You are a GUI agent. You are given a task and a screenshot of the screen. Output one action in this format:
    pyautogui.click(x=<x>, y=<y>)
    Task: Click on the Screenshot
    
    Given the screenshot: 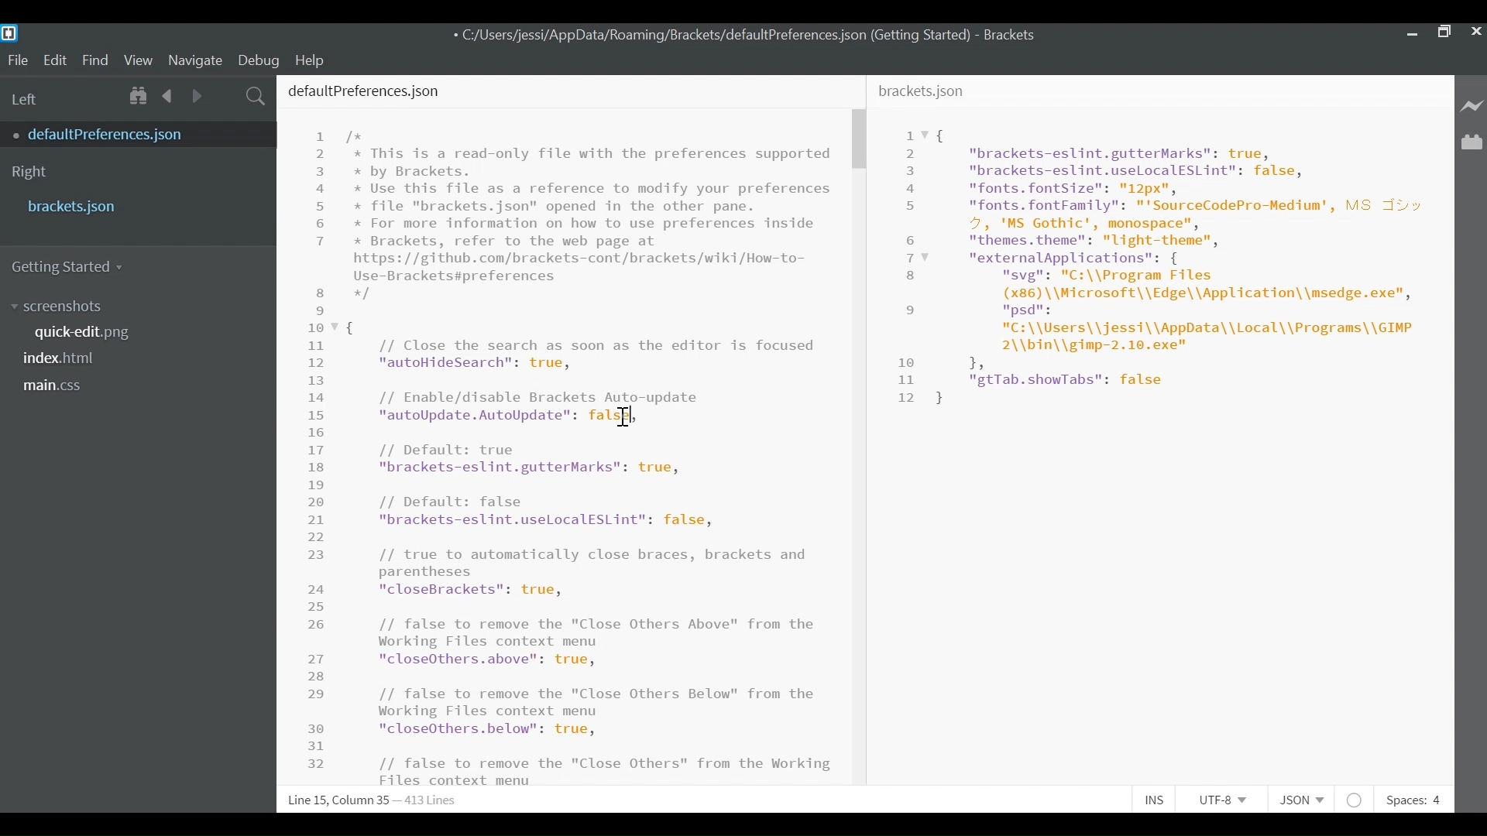 What is the action you would take?
    pyautogui.click(x=60, y=307)
    